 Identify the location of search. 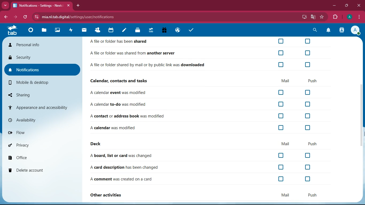
(315, 30).